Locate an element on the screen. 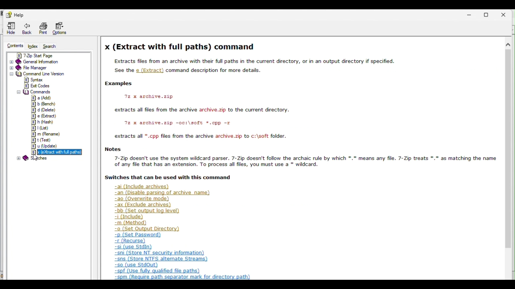  -o is located at coordinates (147, 229).